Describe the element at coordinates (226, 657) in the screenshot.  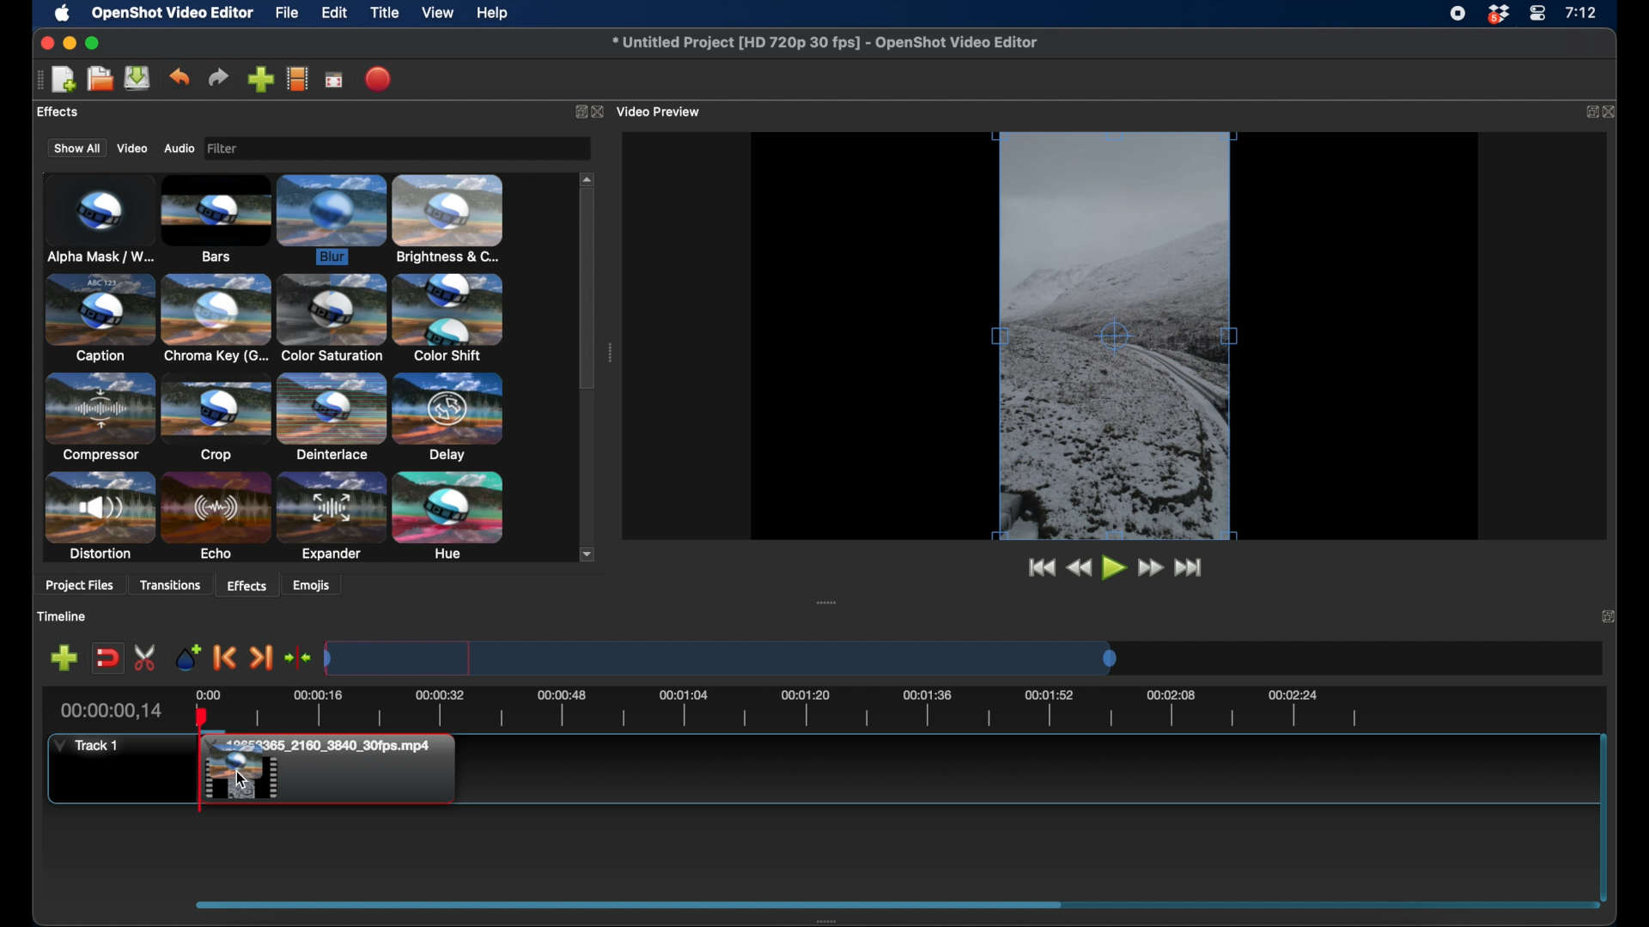
I see `previous marker` at that location.